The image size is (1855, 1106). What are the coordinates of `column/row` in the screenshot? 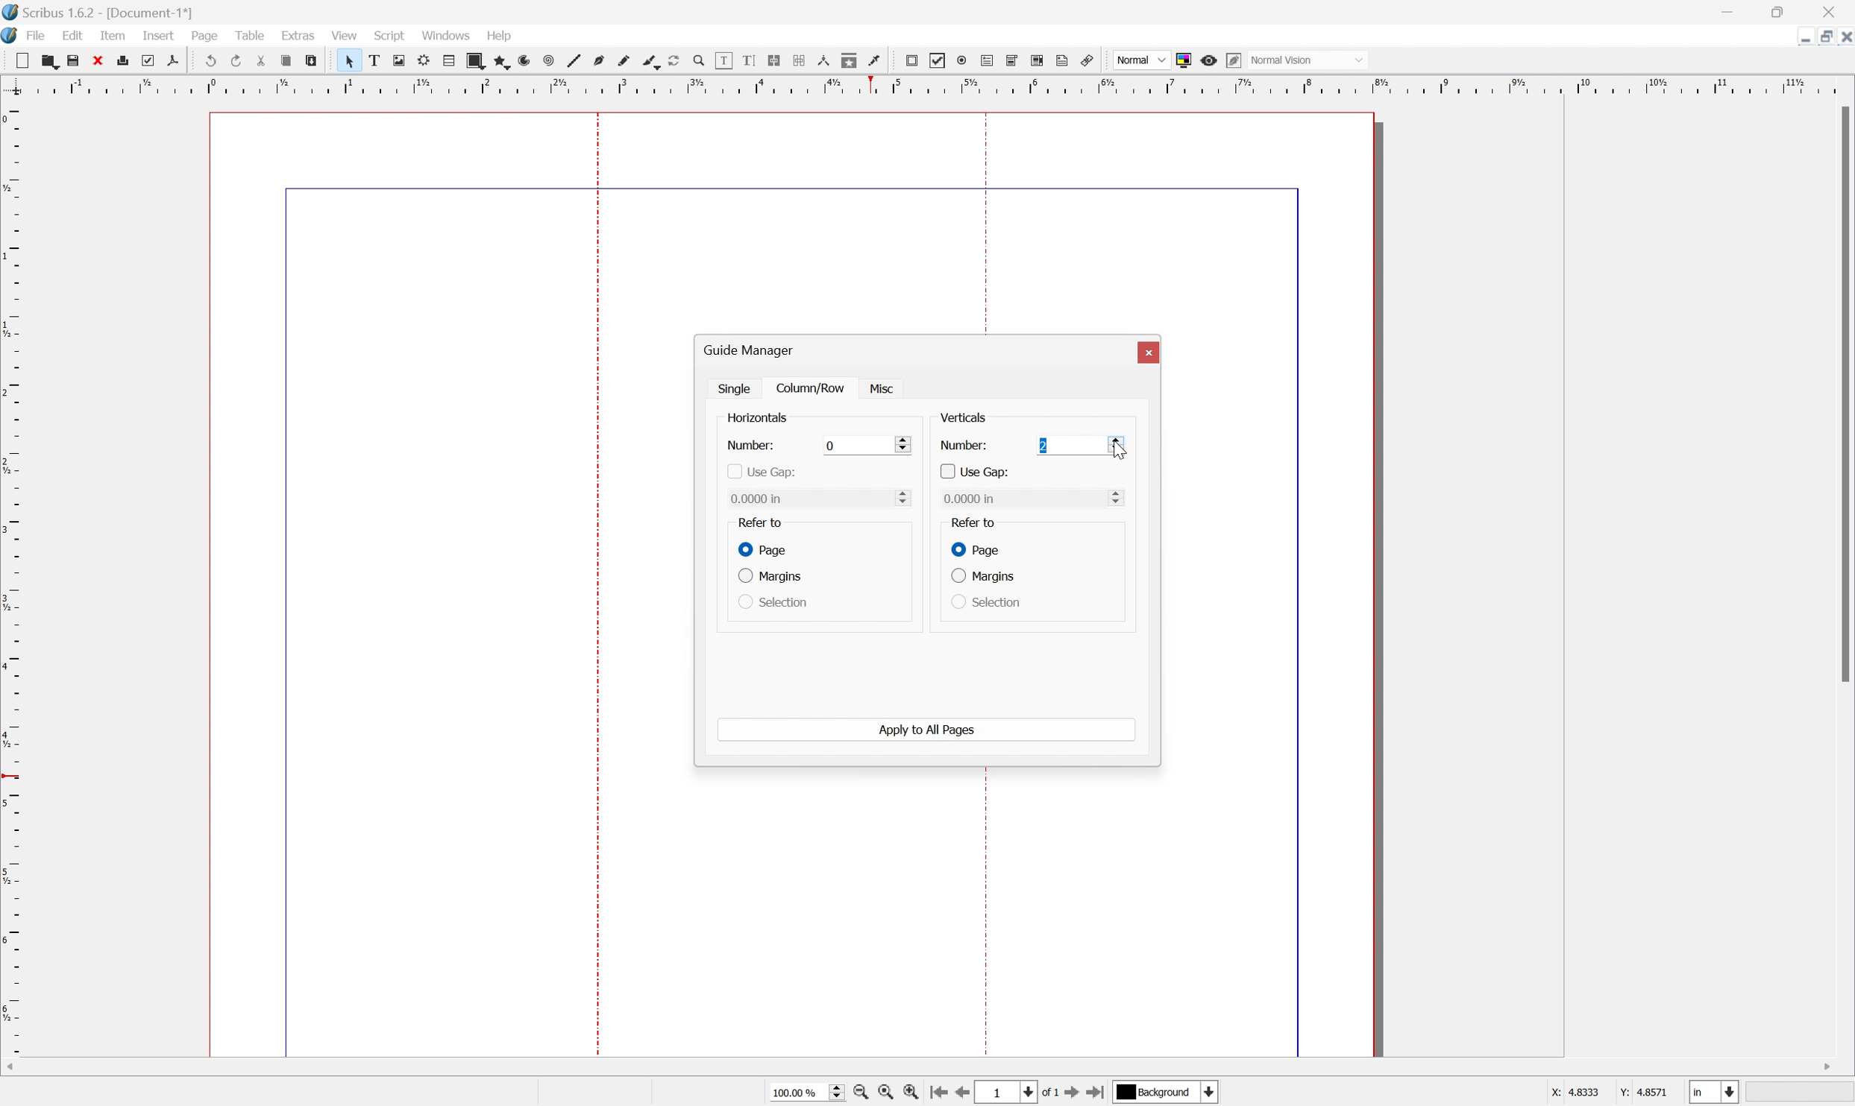 It's located at (813, 387).